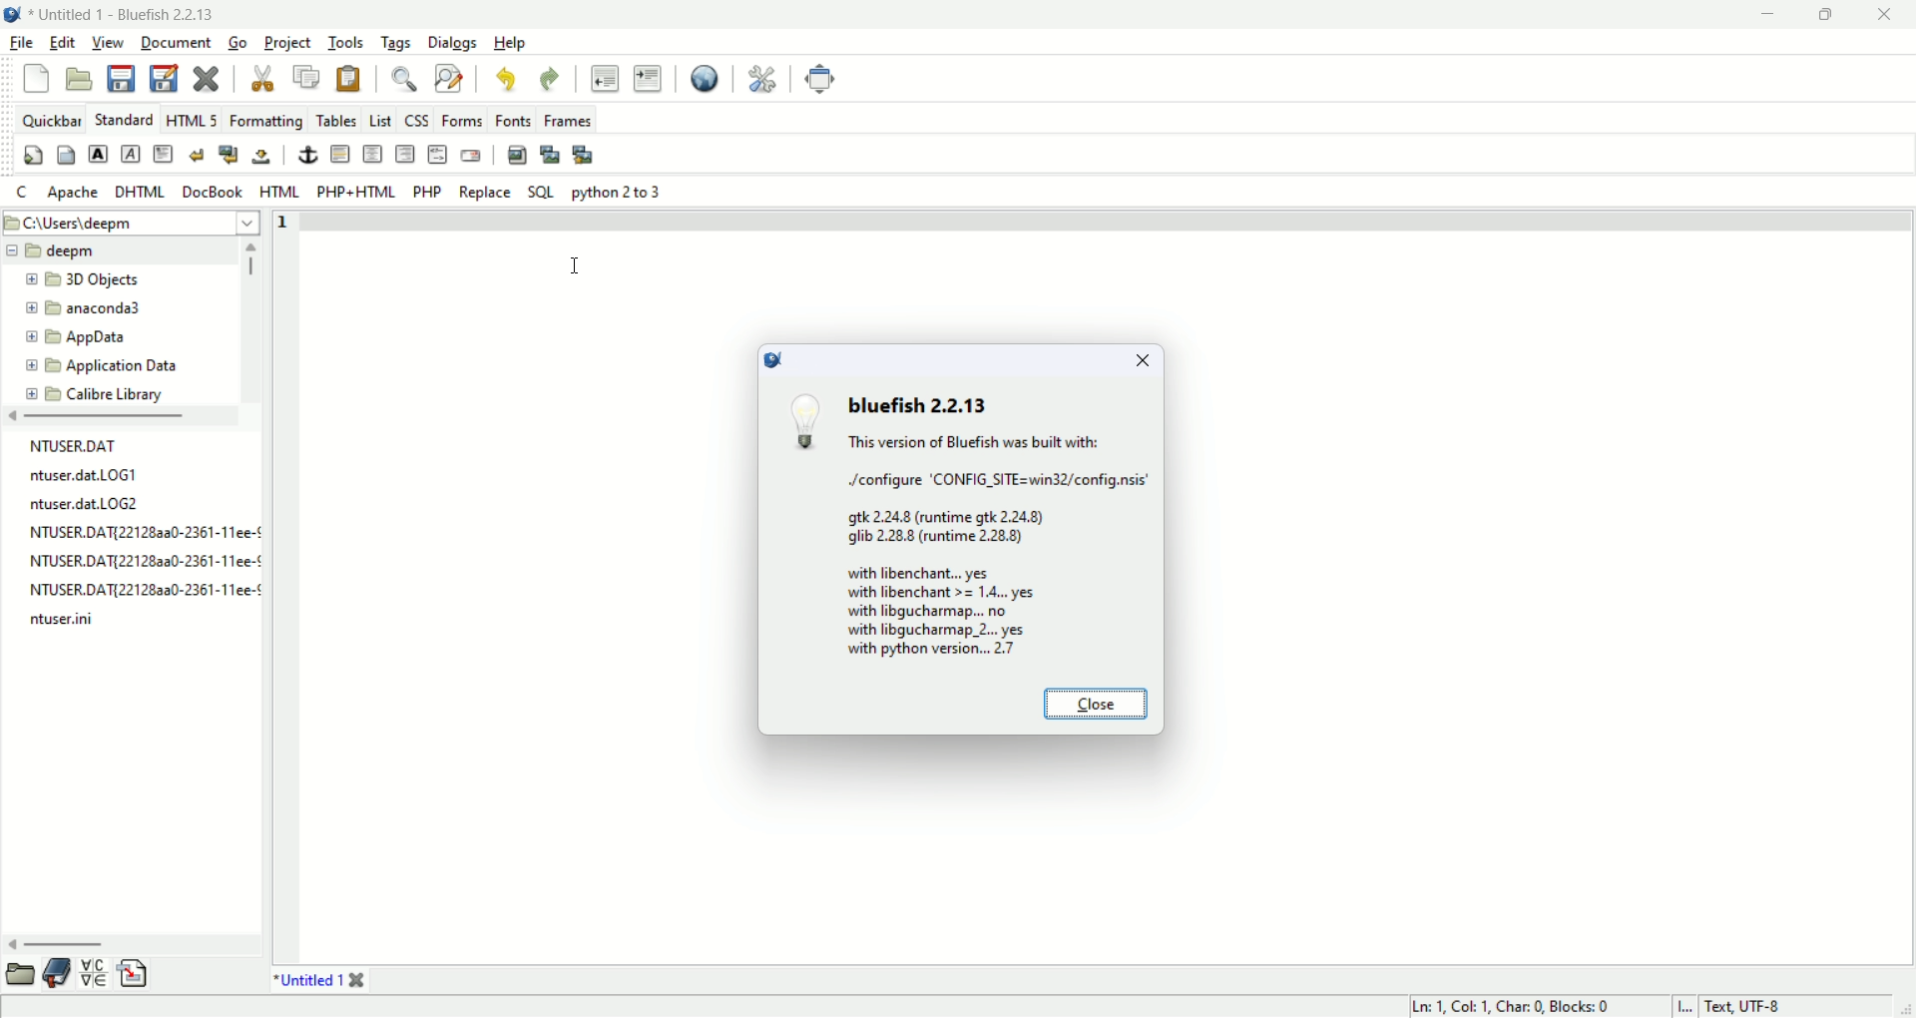  What do you see at coordinates (406, 80) in the screenshot?
I see `find` at bounding box center [406, 80].